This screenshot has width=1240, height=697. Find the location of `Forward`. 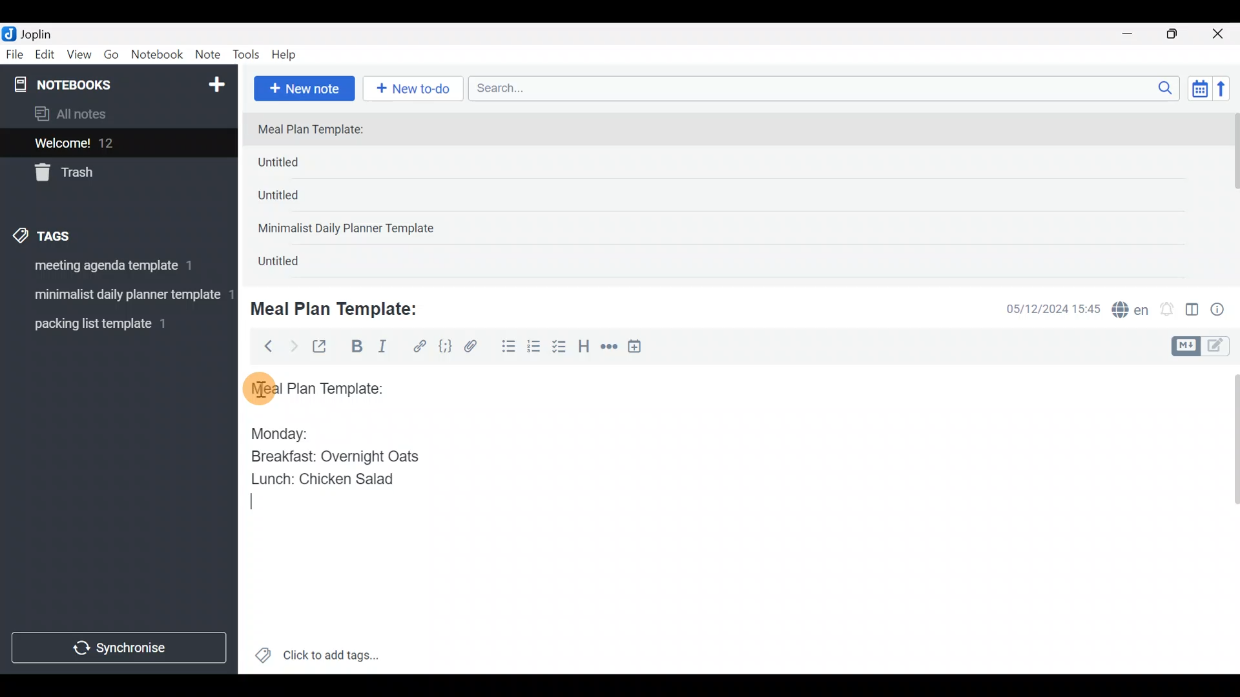

Forward is located at coordinates (293, 346).